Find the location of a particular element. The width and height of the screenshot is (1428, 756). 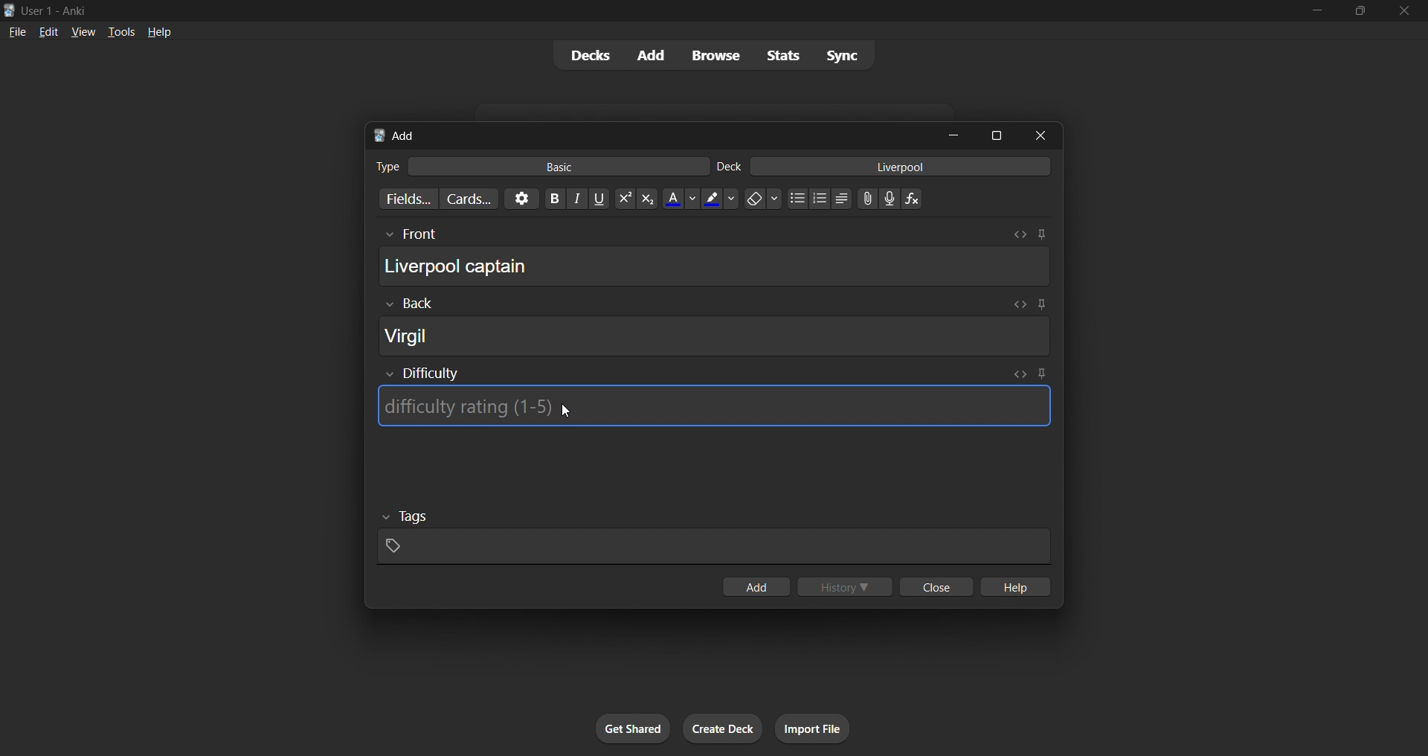

Unordered list is located at coordinates (798, 198).